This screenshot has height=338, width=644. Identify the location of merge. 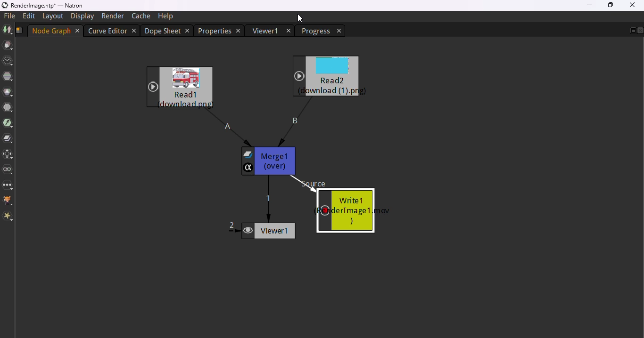
(8, 138).